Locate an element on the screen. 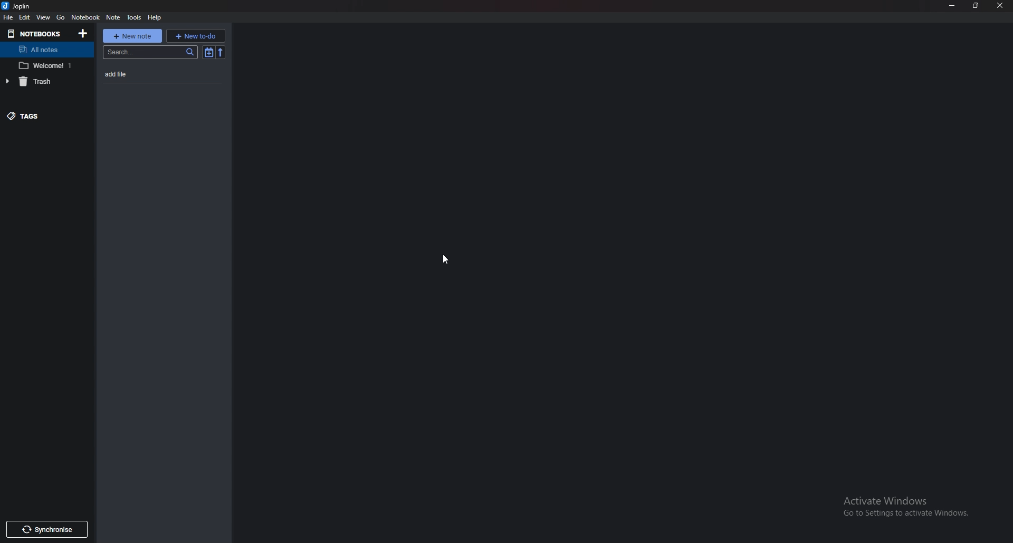  close is located at coordinates (1000, 5).